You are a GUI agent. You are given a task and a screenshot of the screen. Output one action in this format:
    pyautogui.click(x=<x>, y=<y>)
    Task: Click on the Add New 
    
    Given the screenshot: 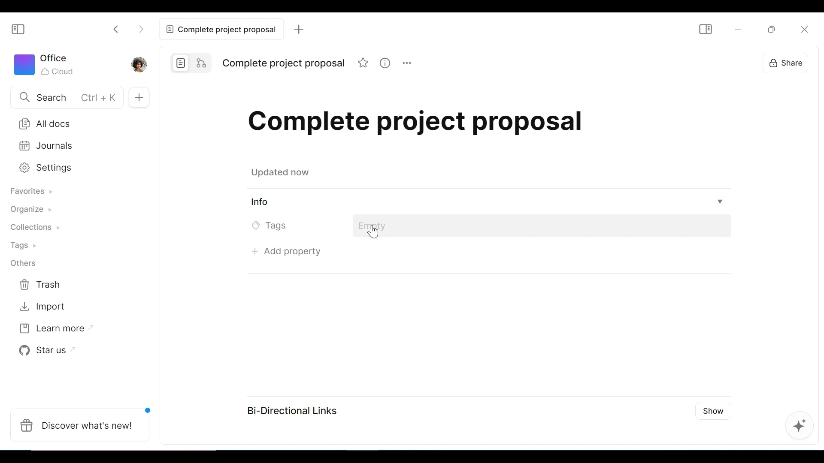 What is the action you would take?
    pyautogui.click(x=141, y=97)
    